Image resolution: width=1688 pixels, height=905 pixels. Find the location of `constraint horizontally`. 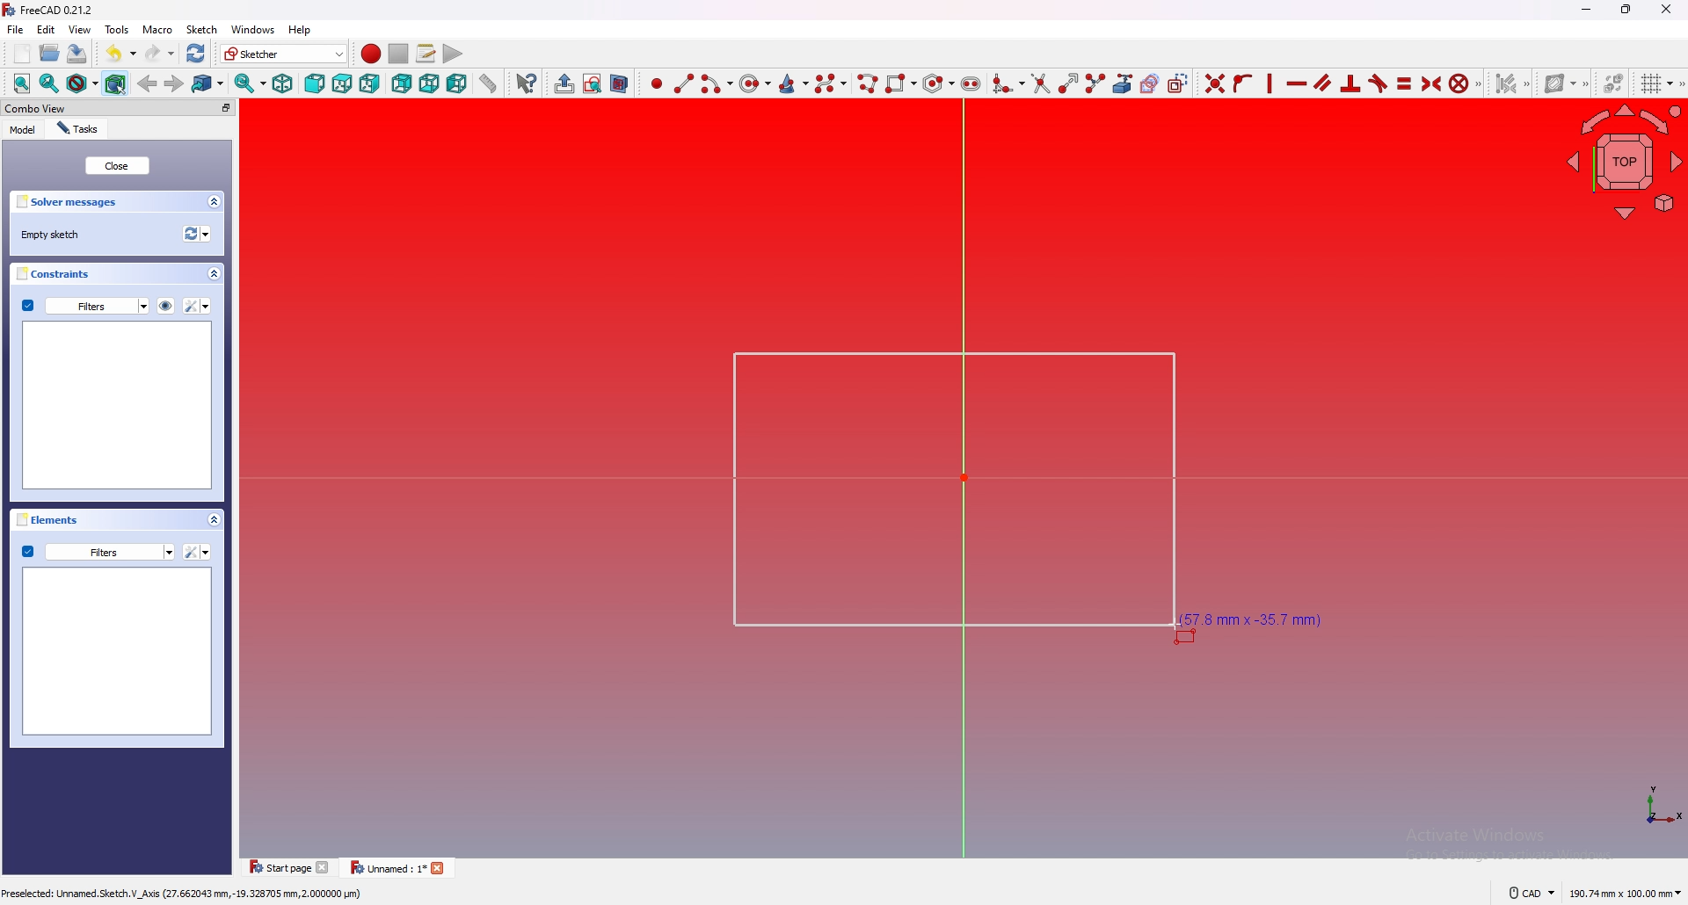

constraint horizontally is located at coordinates (1270, 83).